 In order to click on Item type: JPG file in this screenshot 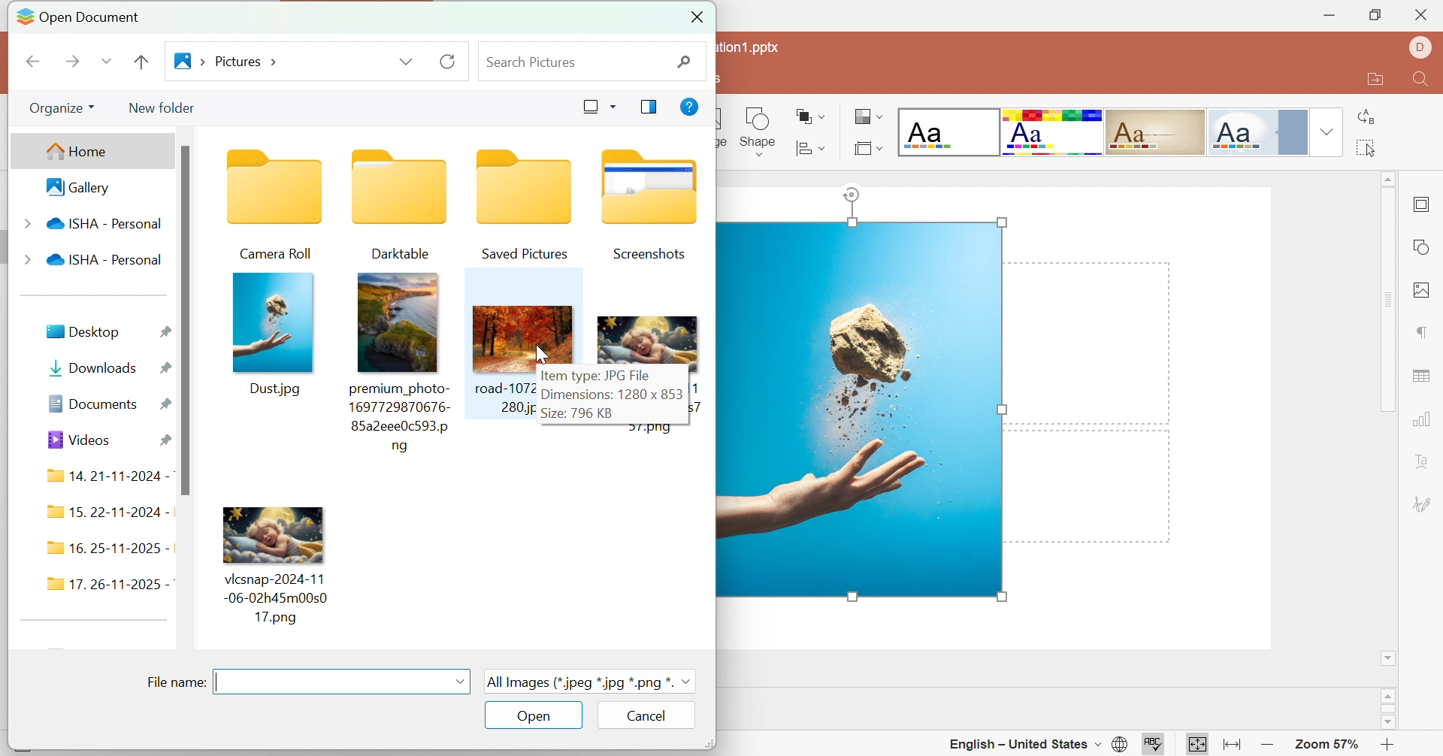, I will do `click(600, 375)`.